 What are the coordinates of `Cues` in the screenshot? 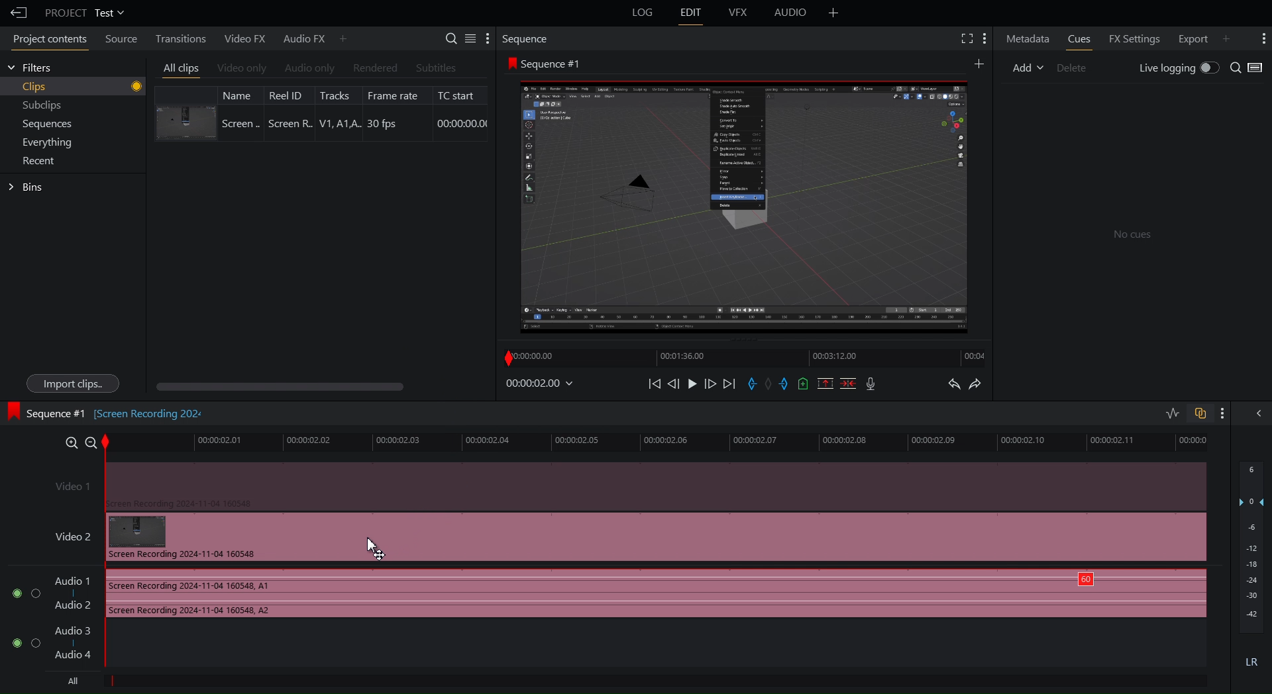 It's located at (1081, 38).